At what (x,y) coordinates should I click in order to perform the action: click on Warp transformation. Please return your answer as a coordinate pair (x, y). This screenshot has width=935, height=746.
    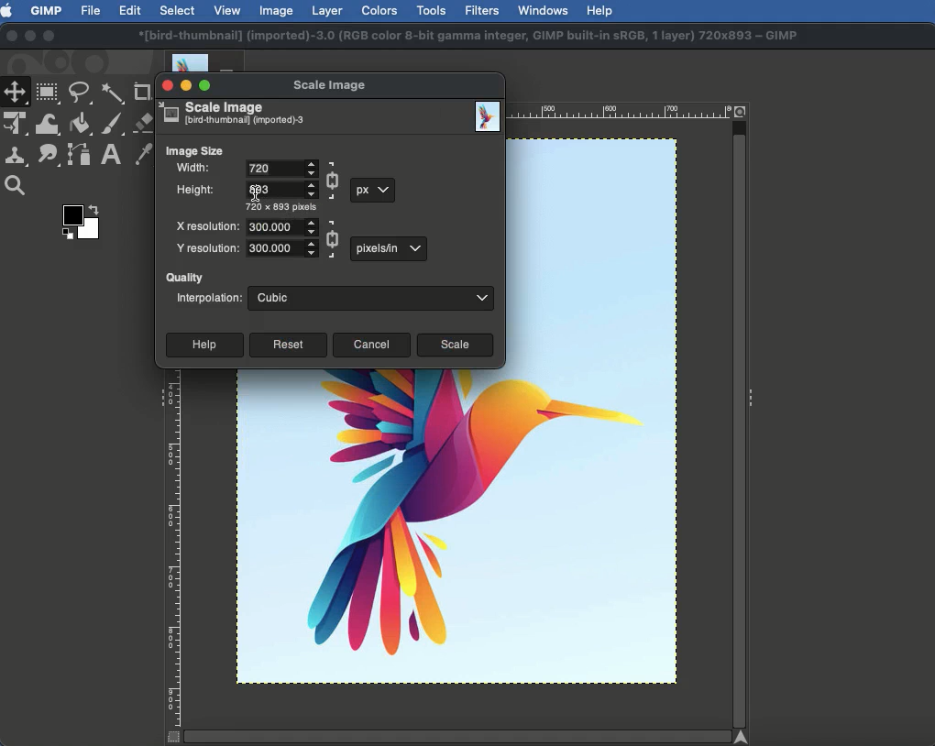
    Looking at the image, I should click on (49, 123).